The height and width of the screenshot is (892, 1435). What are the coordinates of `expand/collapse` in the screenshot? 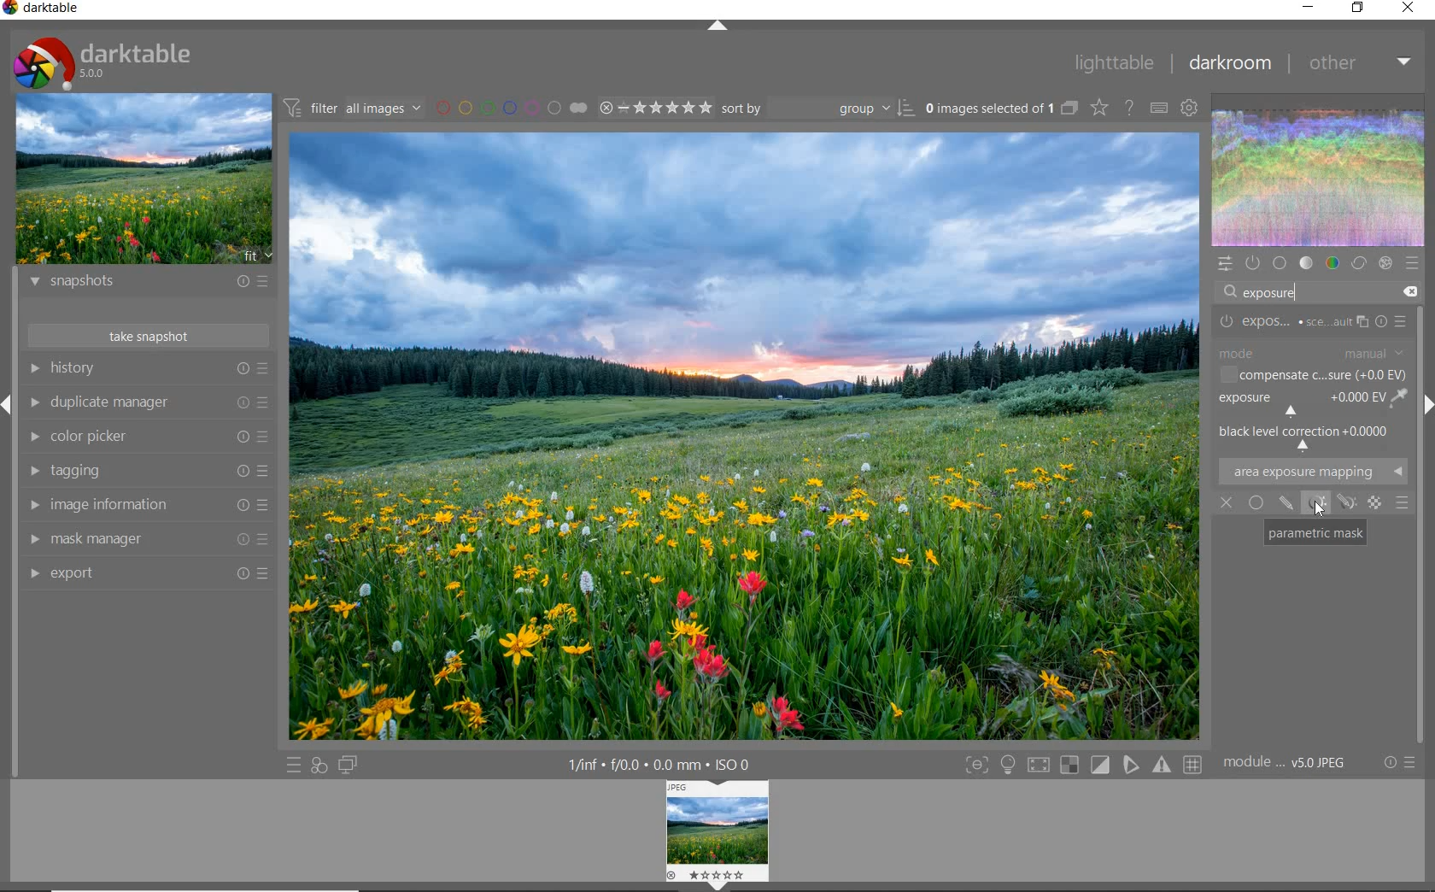 It's located at (721, 29).